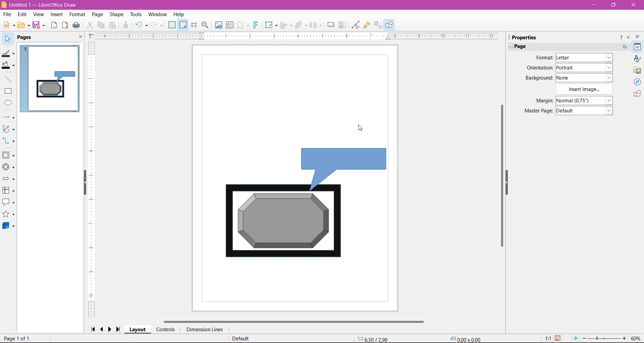 The width and height of the screenshot is (644, 343). I want to click on Toggle Point Edit Mode, so click(355, 26).